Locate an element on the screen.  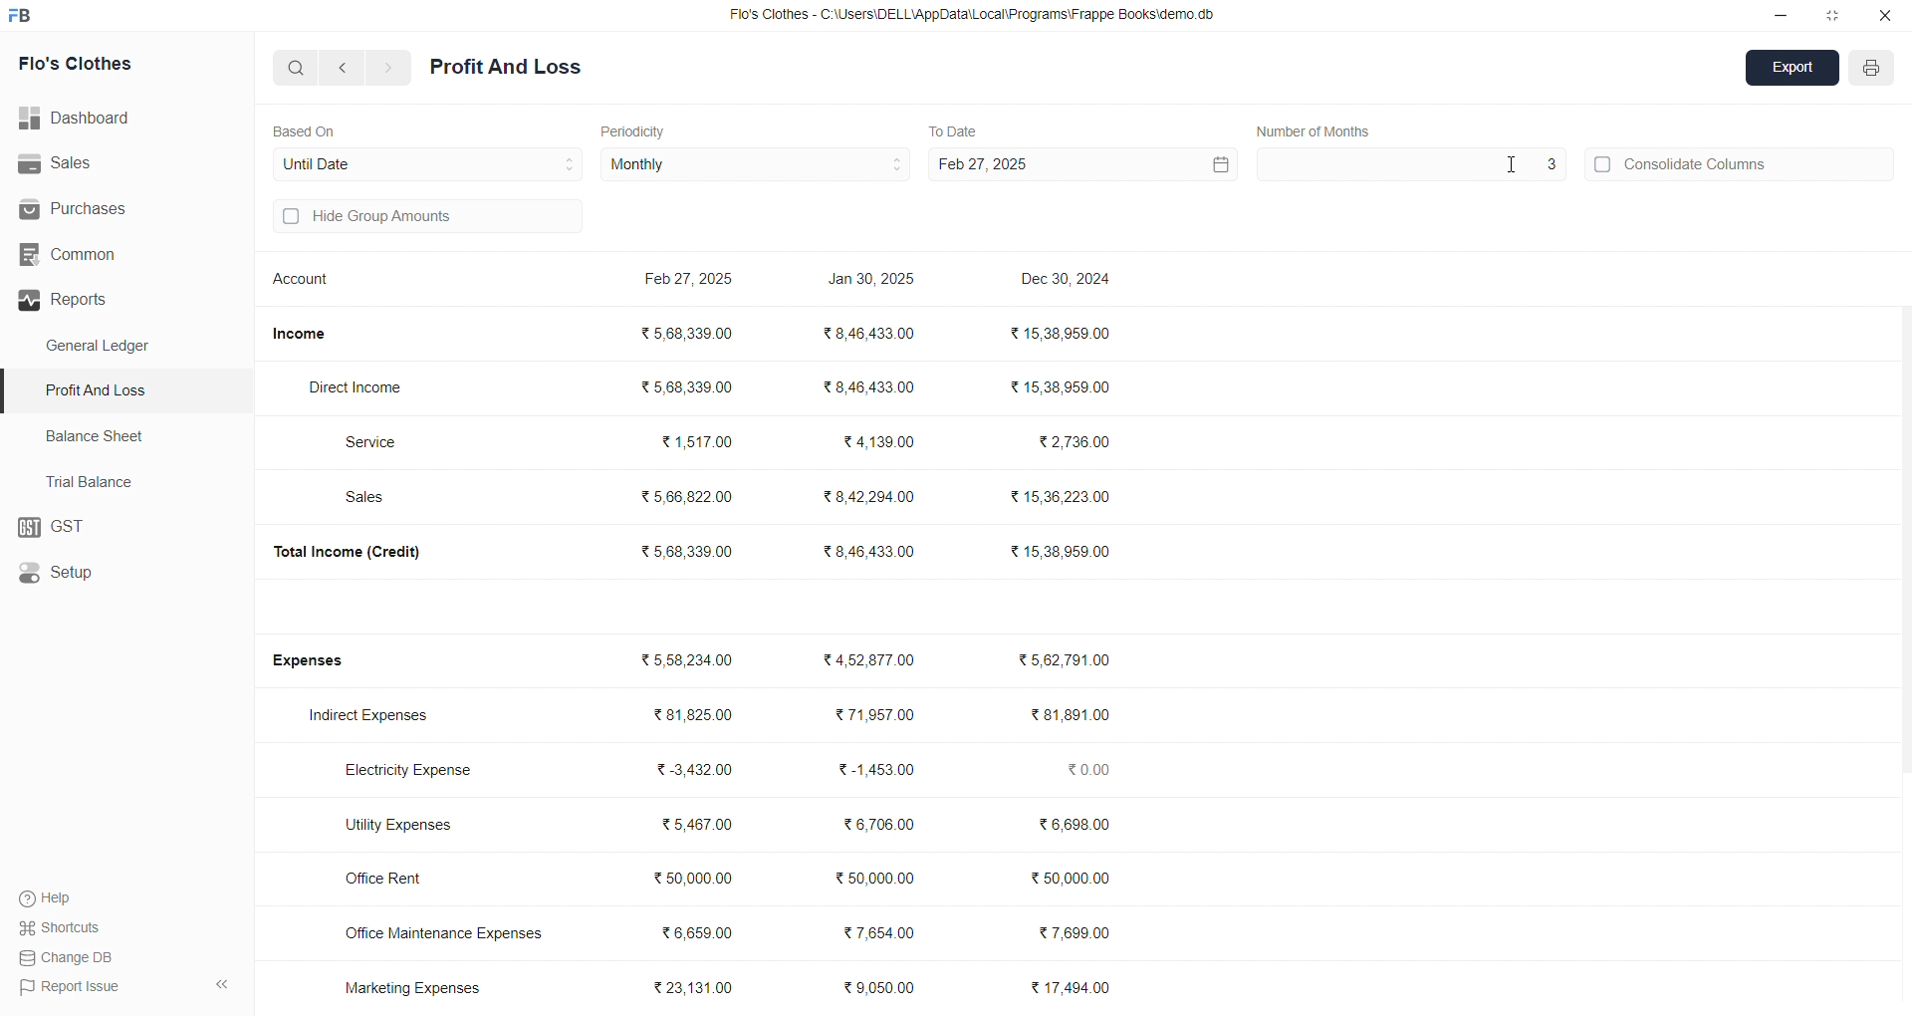
₹81,891.00 is located at coordinates (1071, 715).